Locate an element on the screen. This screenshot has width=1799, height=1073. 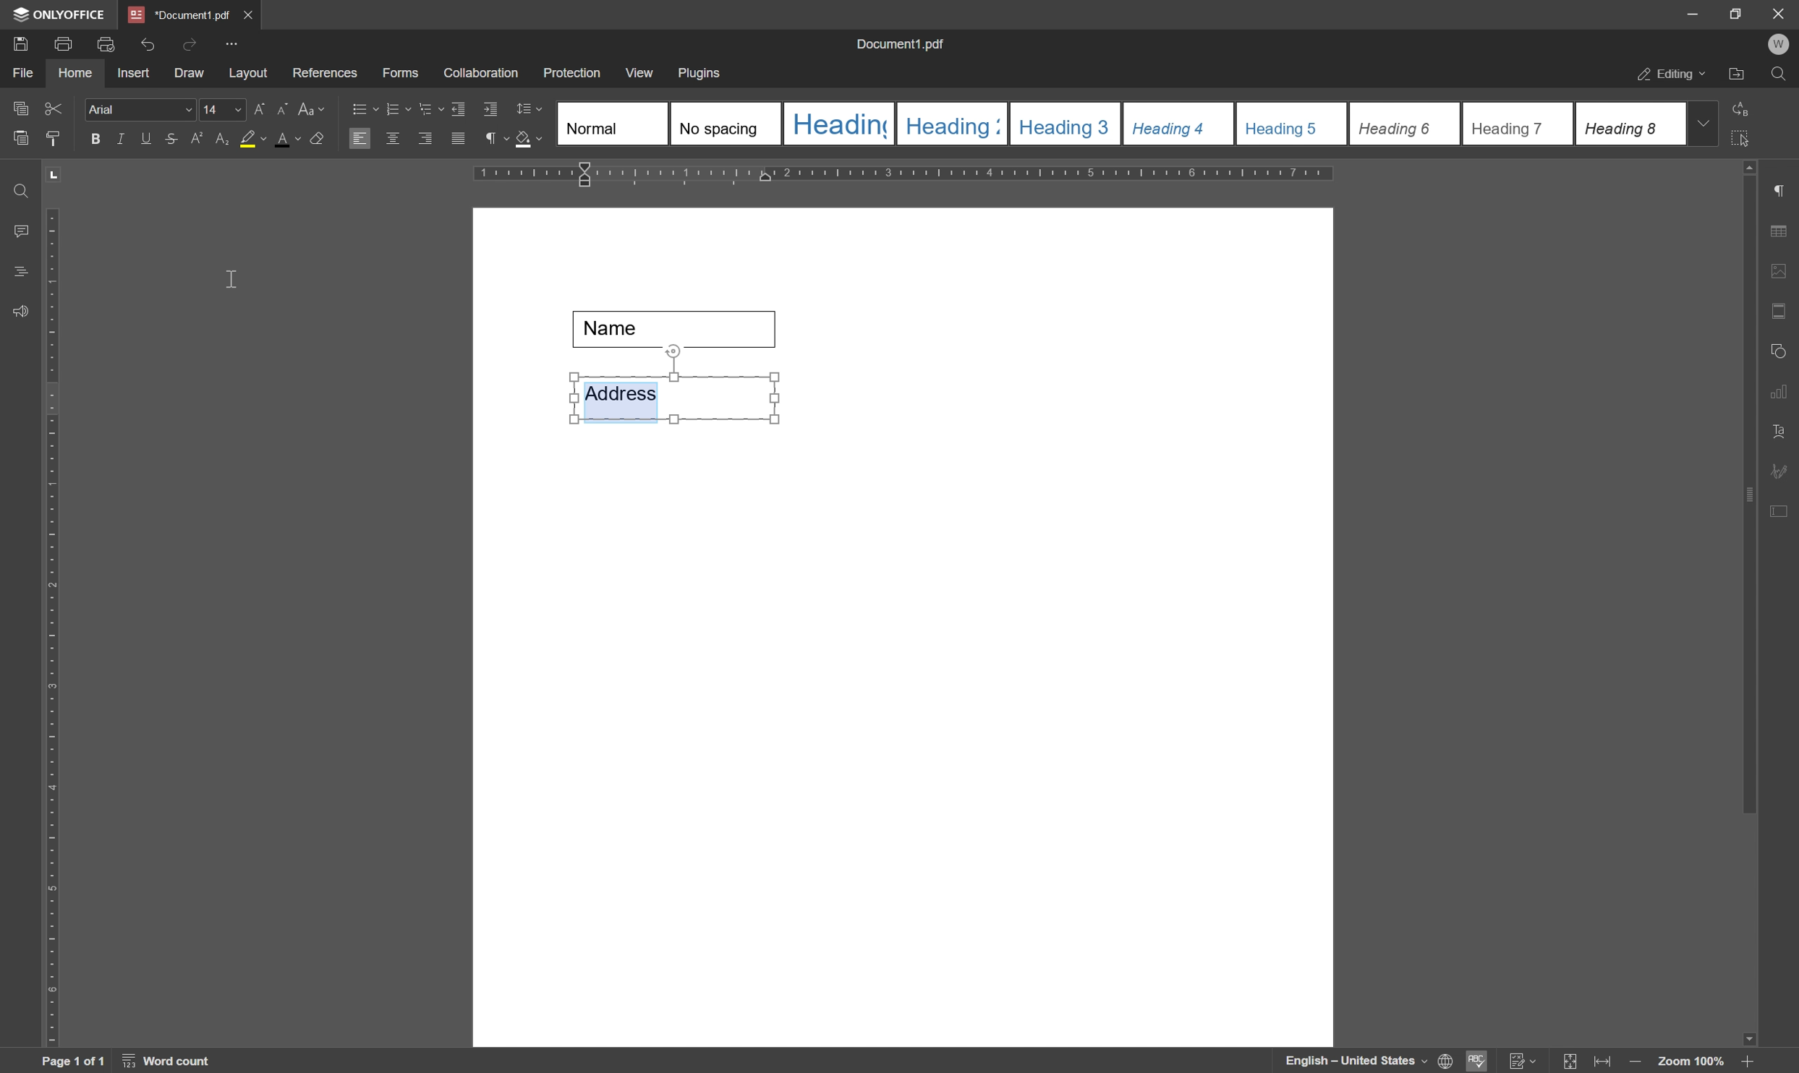
line spacing is located at coordinates (529, 109).